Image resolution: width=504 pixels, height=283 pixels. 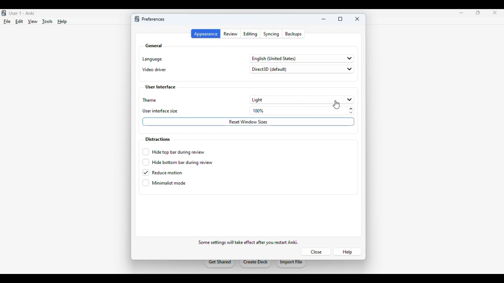 What do you see at coordinates (174, 152) in the screenshot?
I see `hide top bar during review` at bounding box center [174, 152].